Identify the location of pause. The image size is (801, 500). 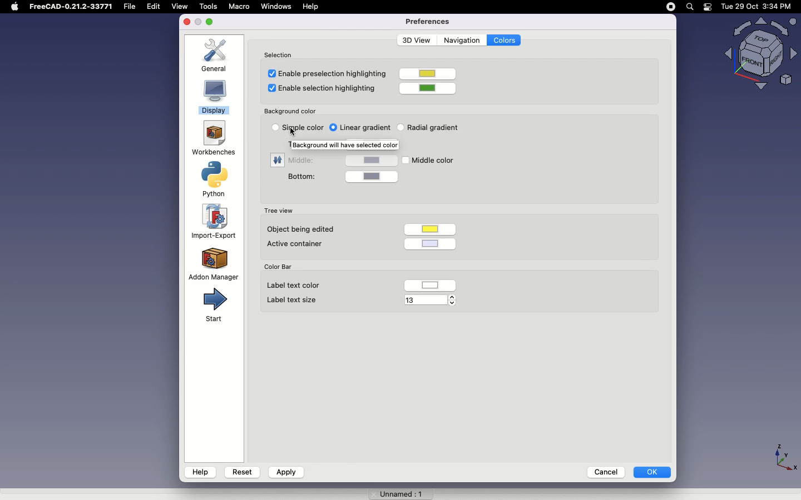
(671, 7).